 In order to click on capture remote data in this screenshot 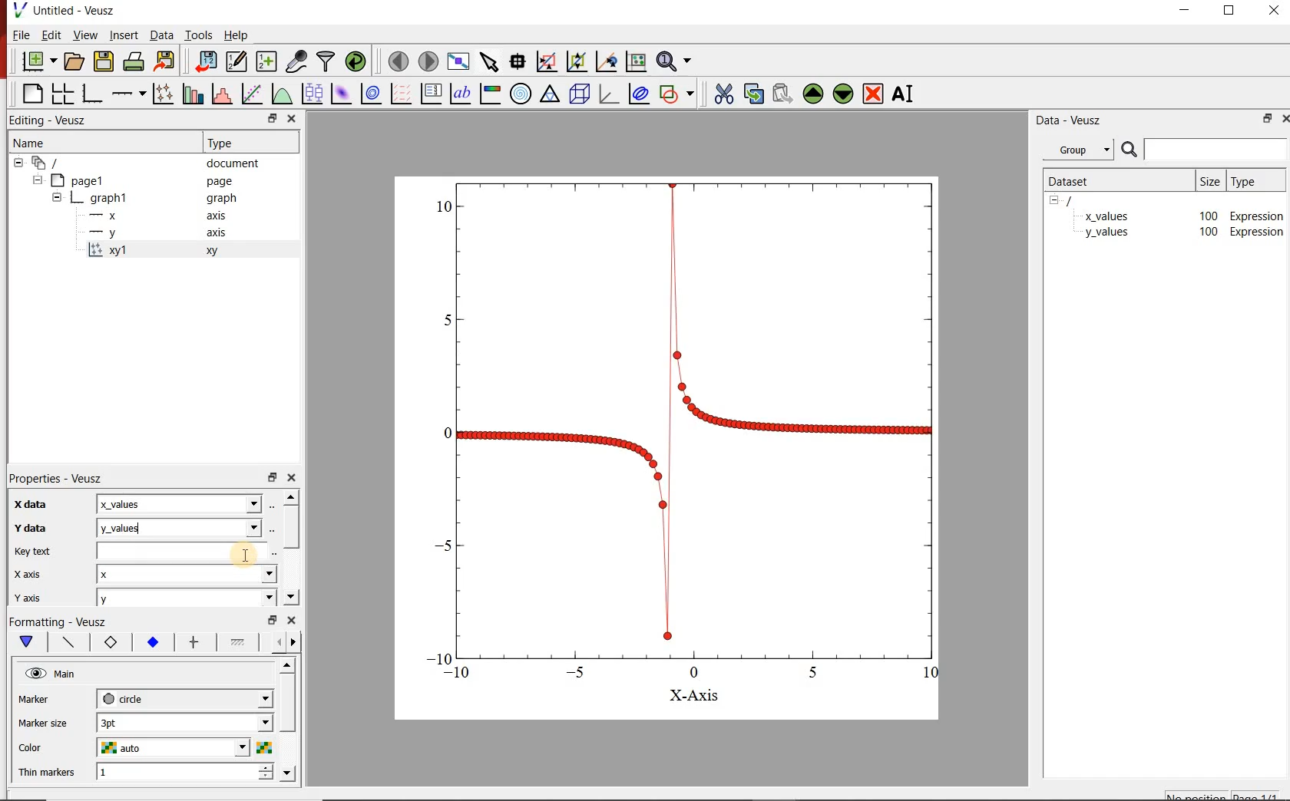, I will do `click(296, 61)`.